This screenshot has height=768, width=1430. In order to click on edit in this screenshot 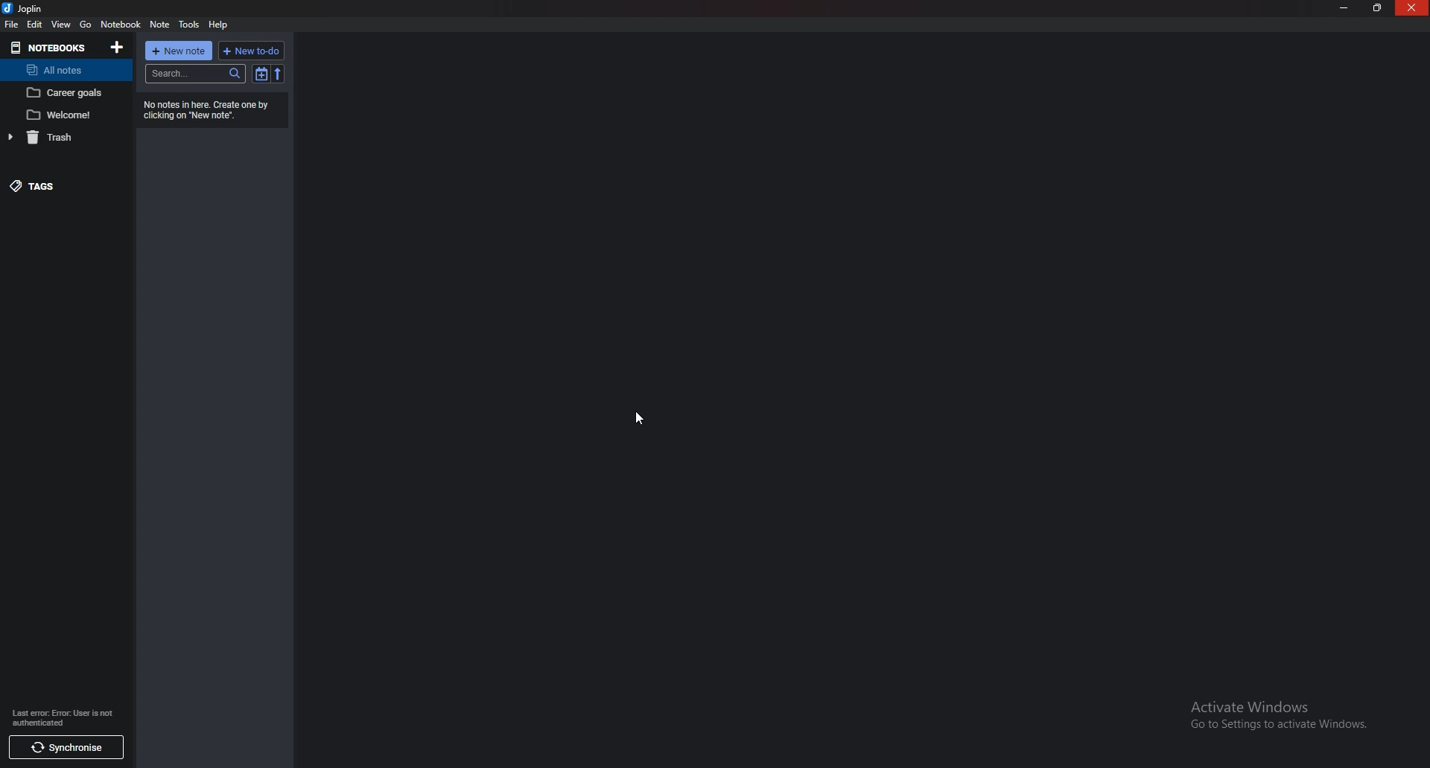, I will do `click(36, 25)`.